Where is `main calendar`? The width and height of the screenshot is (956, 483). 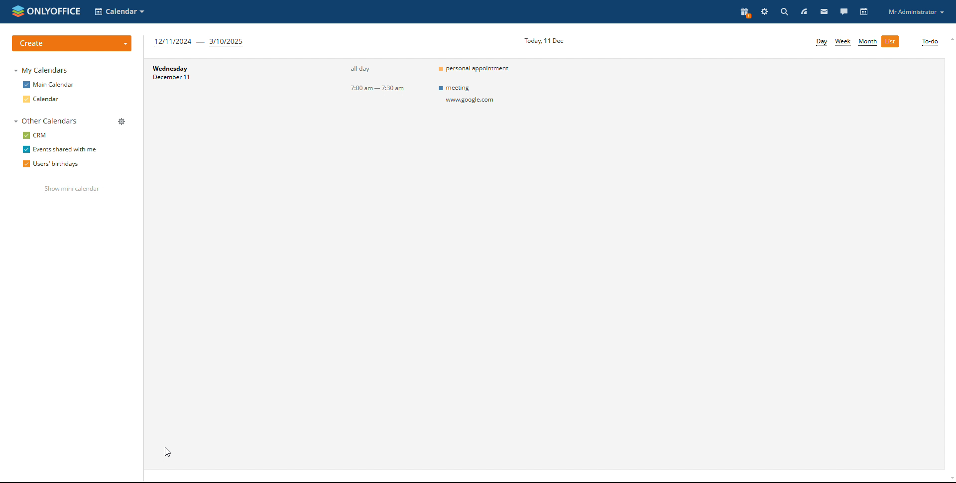
main calendar is located at coordinates (49, 84).